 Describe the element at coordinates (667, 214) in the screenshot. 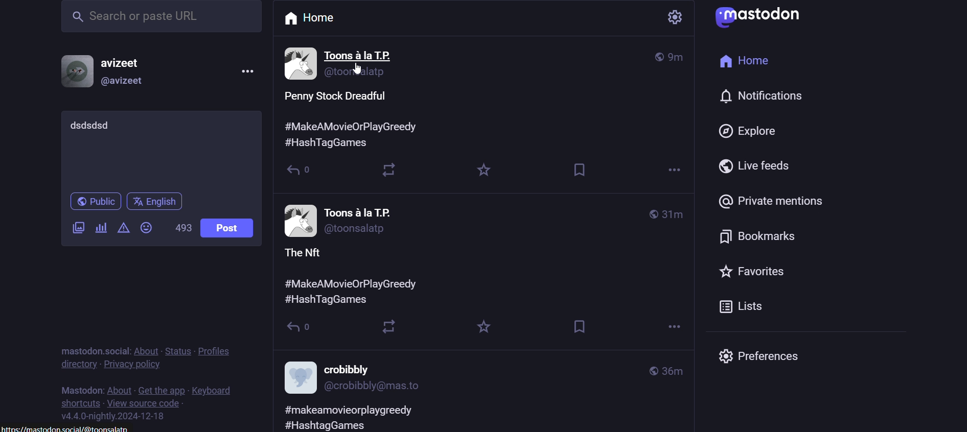

I see `` at that location.